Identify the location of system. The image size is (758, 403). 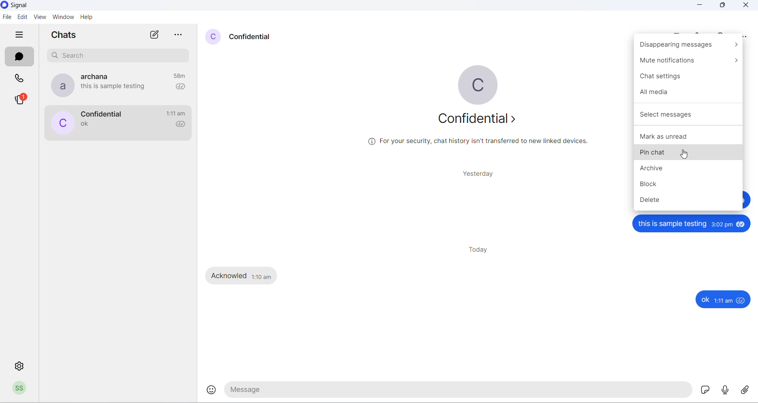
(28, 6).